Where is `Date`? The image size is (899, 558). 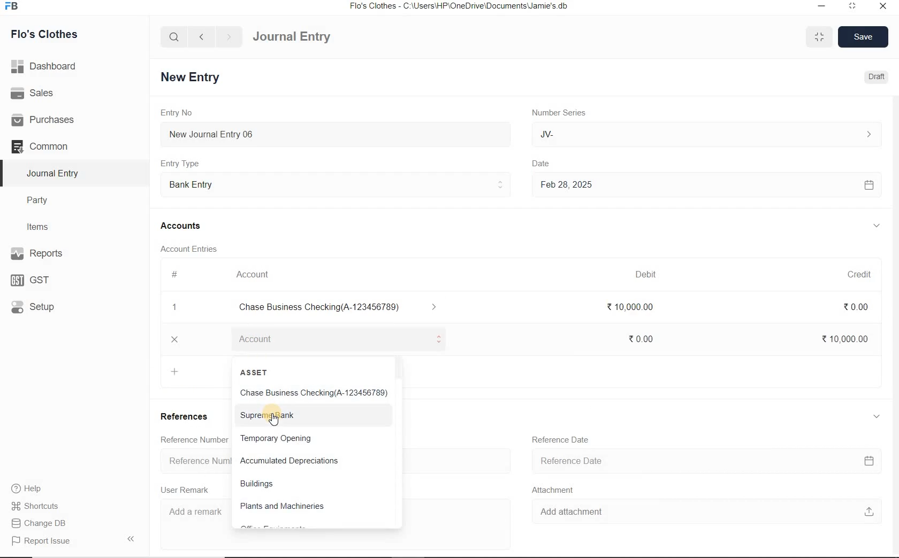 Date is located at coordinates (548, 161).